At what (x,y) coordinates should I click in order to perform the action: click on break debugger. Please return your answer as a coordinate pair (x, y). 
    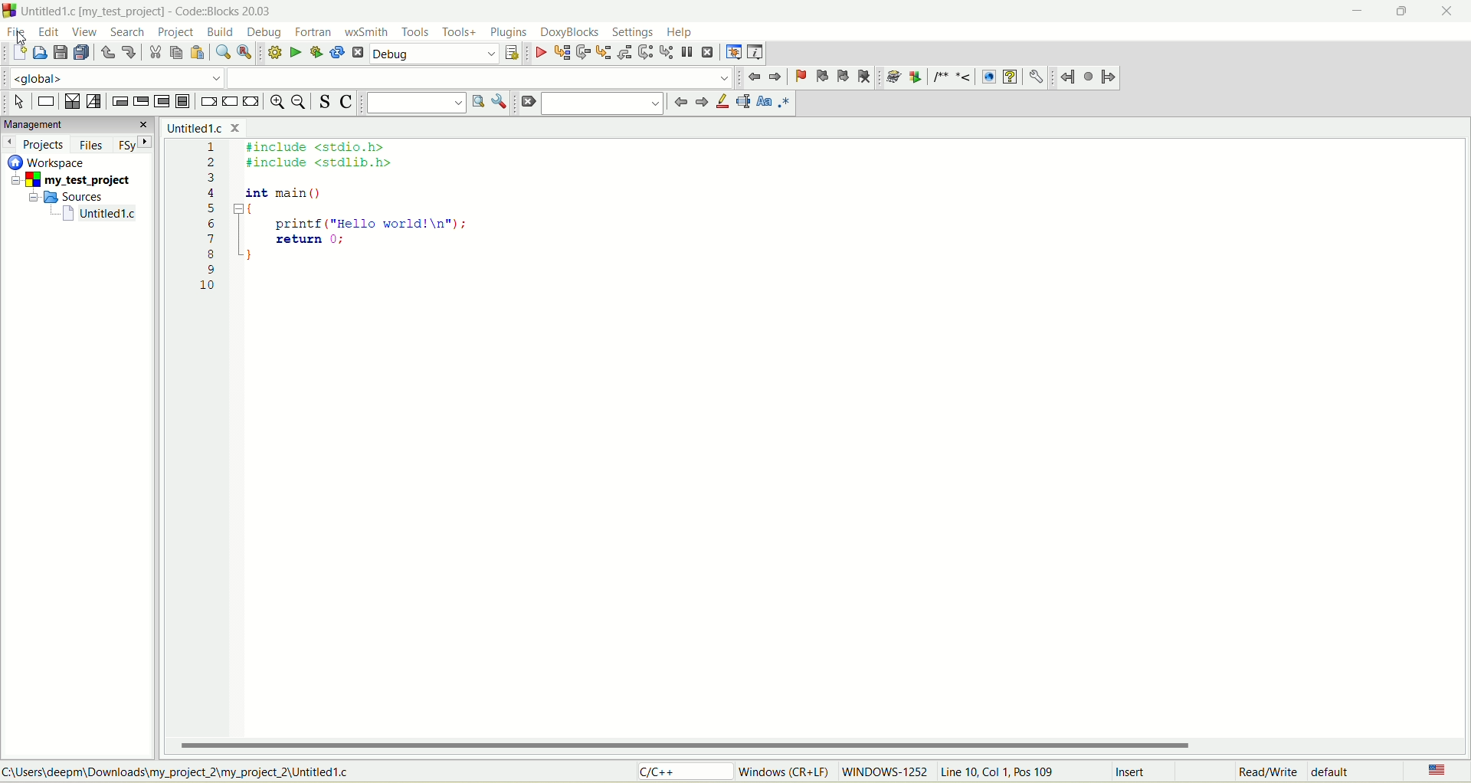
    Looking at the image, I should click on (686, 52).